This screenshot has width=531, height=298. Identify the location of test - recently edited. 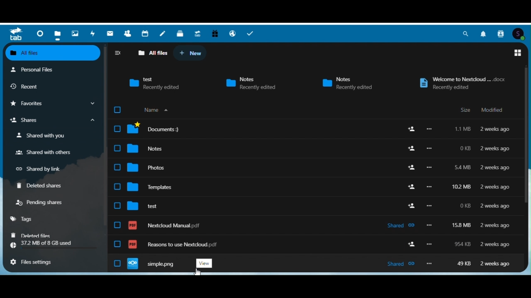
(154, 82).